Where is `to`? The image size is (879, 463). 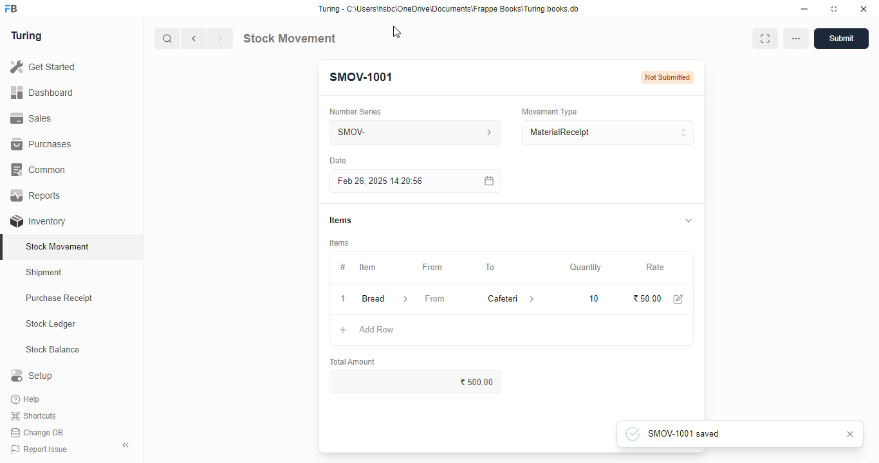 to is located at coordinates (491, 268).